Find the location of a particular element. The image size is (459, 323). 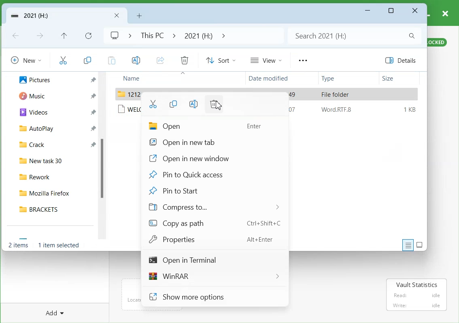

Sort is located at coordinates (221, 60).